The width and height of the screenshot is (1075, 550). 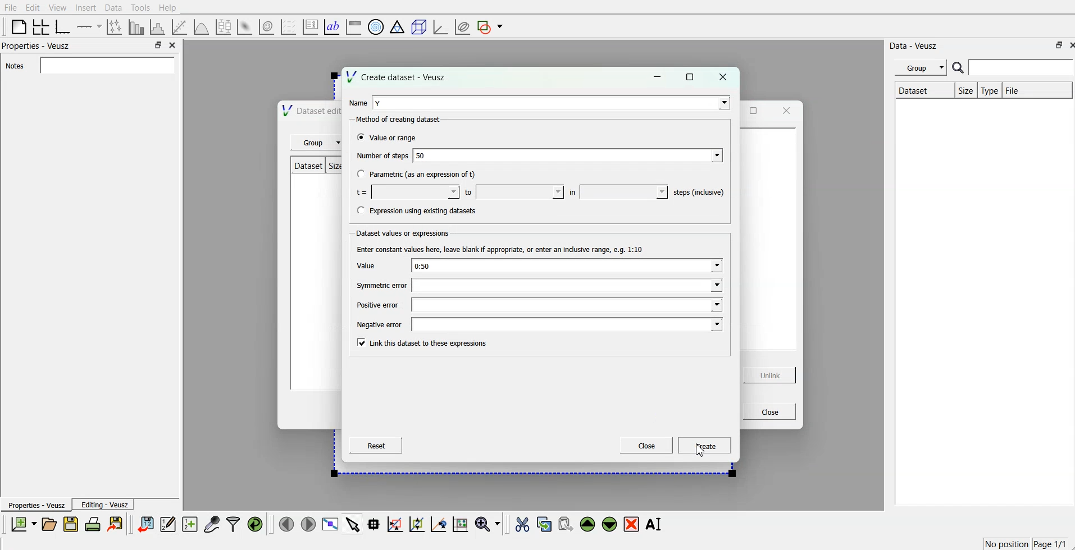 What do you see at coordinates (1005, 545) in the screenshot?
I see `No position` at bounding box center [1005, 545].